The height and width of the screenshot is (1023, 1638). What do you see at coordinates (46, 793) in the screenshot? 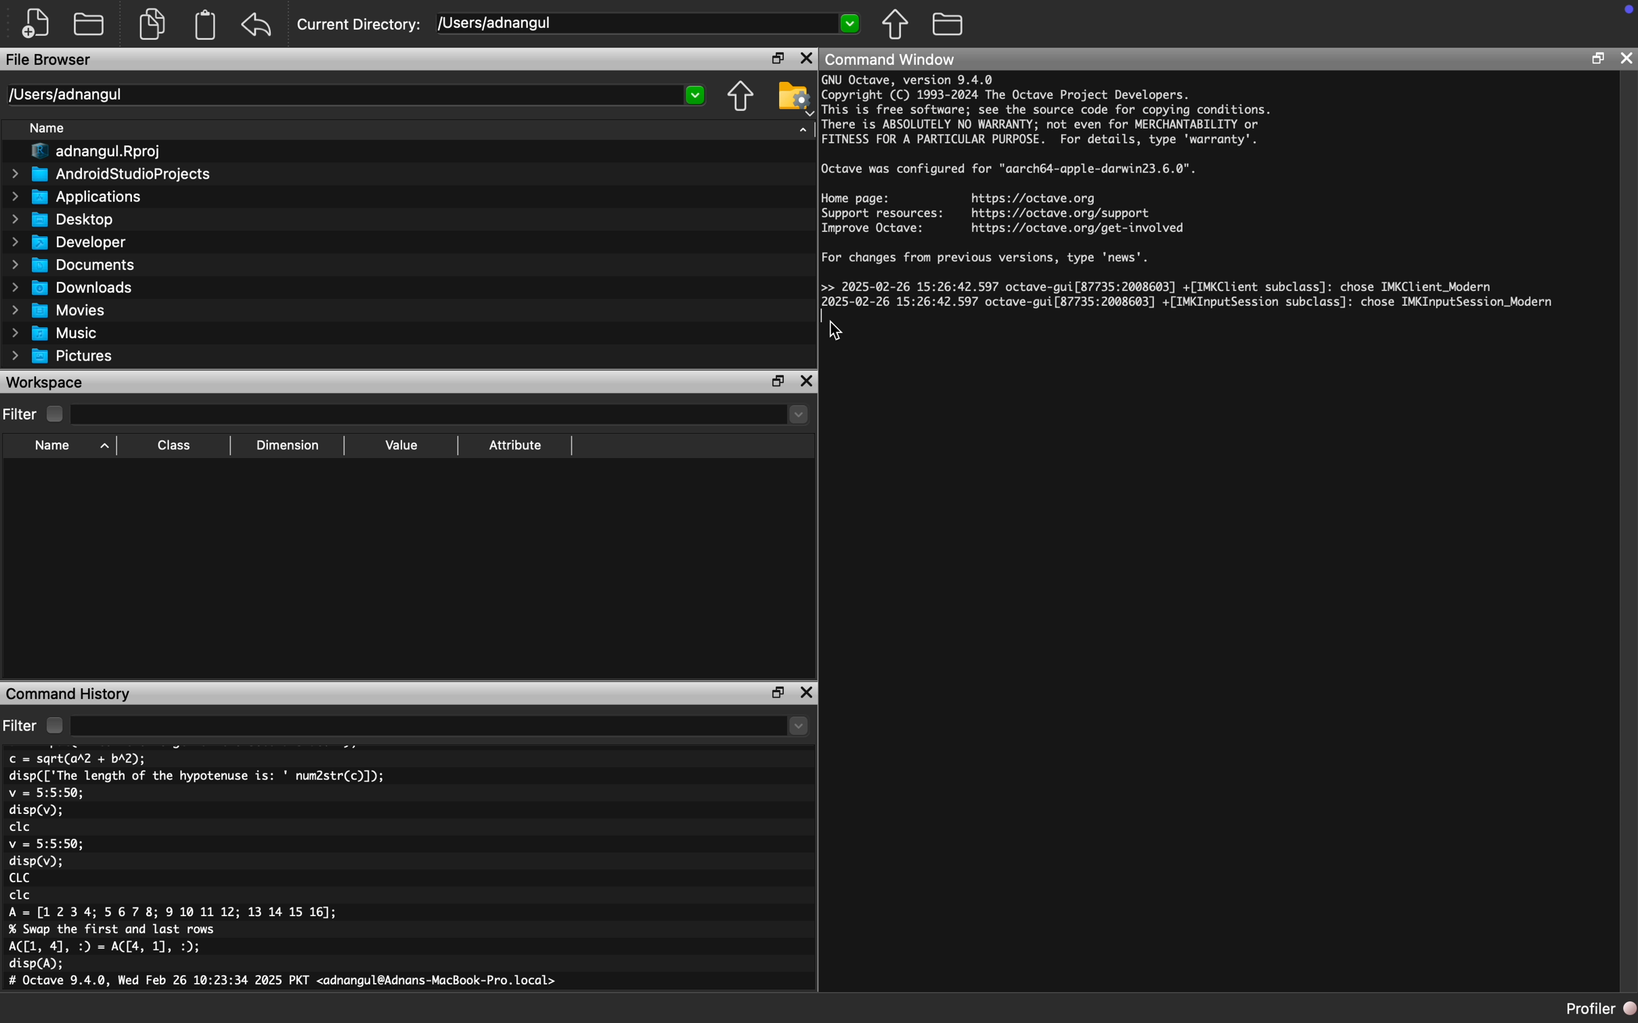
I see `v = 5:5:50;` at bounding box center [46, 793].